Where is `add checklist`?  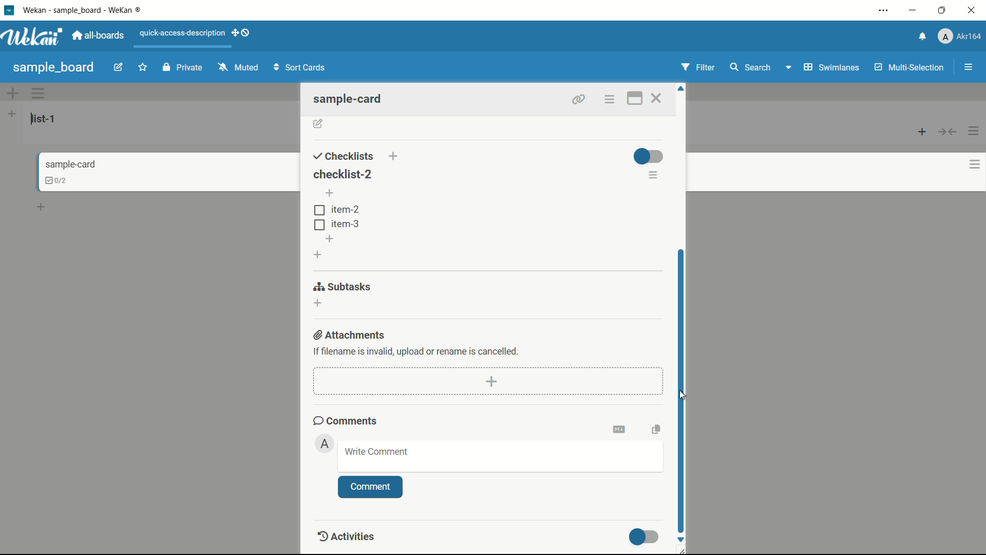
add checklist is located at coordinates (318, 255).